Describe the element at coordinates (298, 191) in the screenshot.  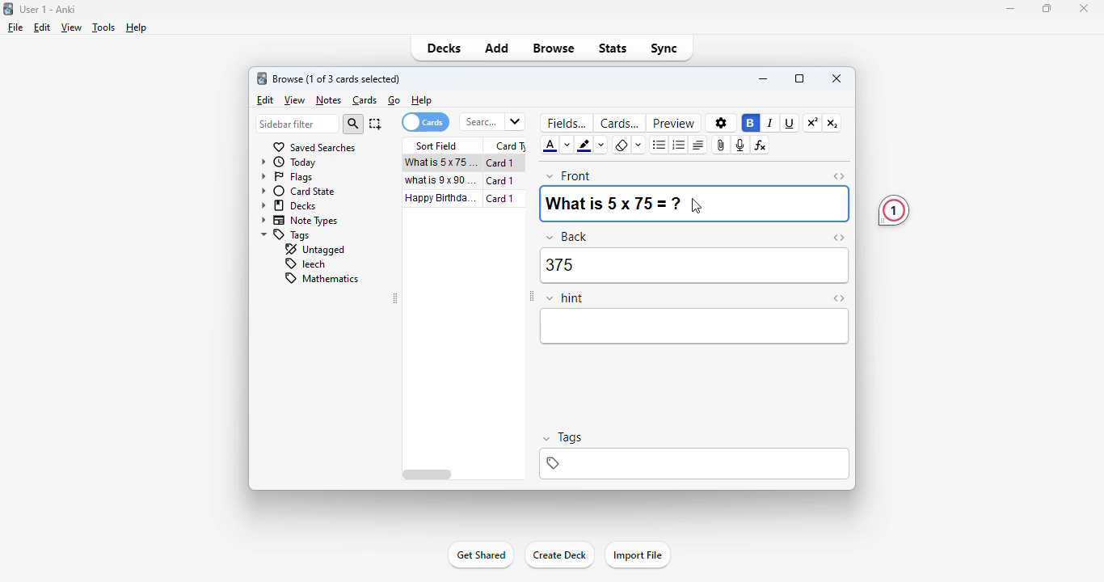
I see `card state` at that location.